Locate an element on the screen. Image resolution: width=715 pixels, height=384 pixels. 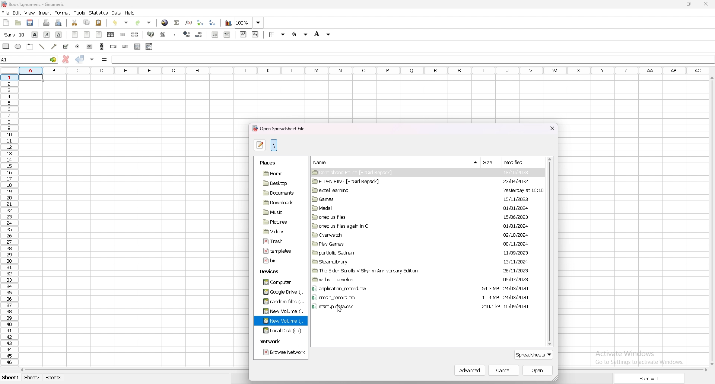
increase indent is located at coordinates (227, 35).